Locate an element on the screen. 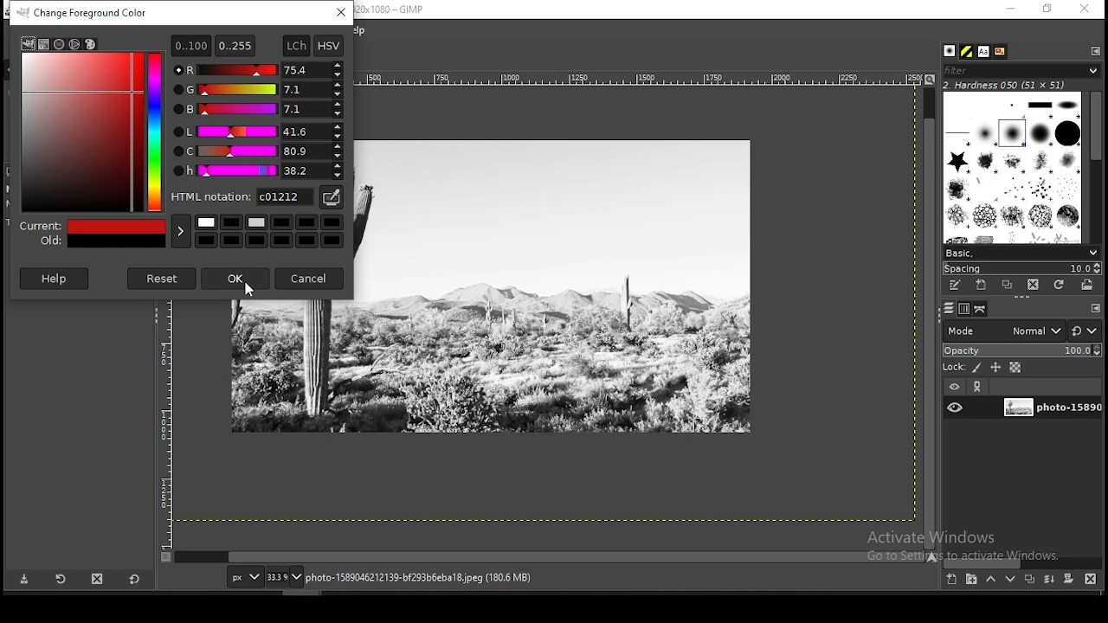 Image resolution: width=1108 pixels, height=623 pixels. red is located at coordinates (257, 68).